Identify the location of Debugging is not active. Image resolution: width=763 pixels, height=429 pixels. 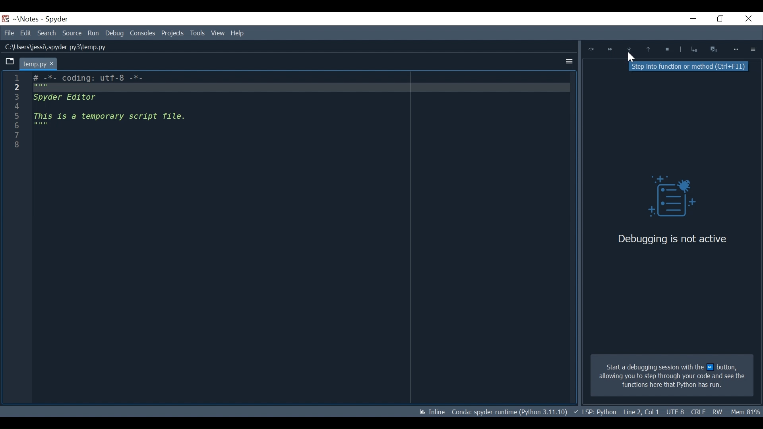
(672, 239).